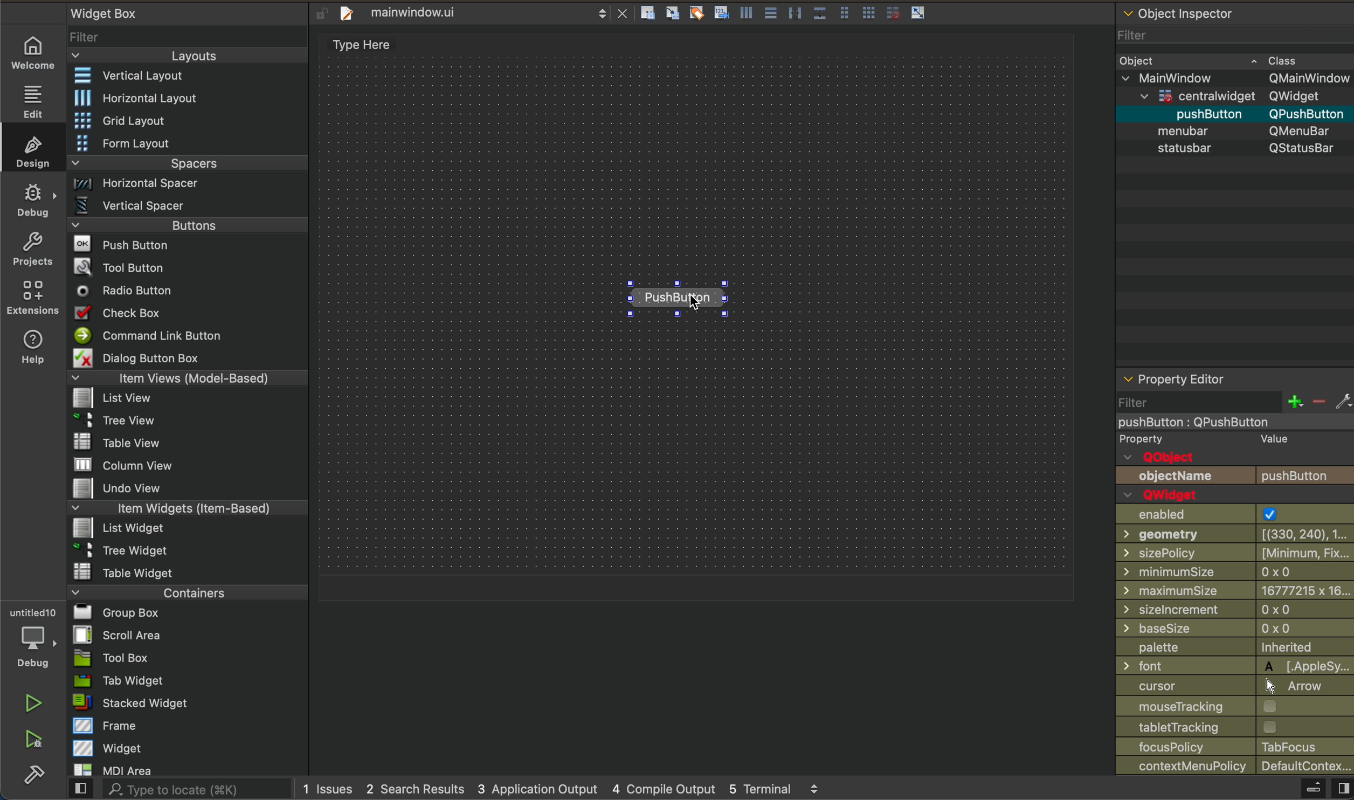 Image resolution: width=1354 pixels, height=800 pixels. What do you see at coordinates (186, 55) in the screenshot?
I see `layout` at bounding box center [186, 55].